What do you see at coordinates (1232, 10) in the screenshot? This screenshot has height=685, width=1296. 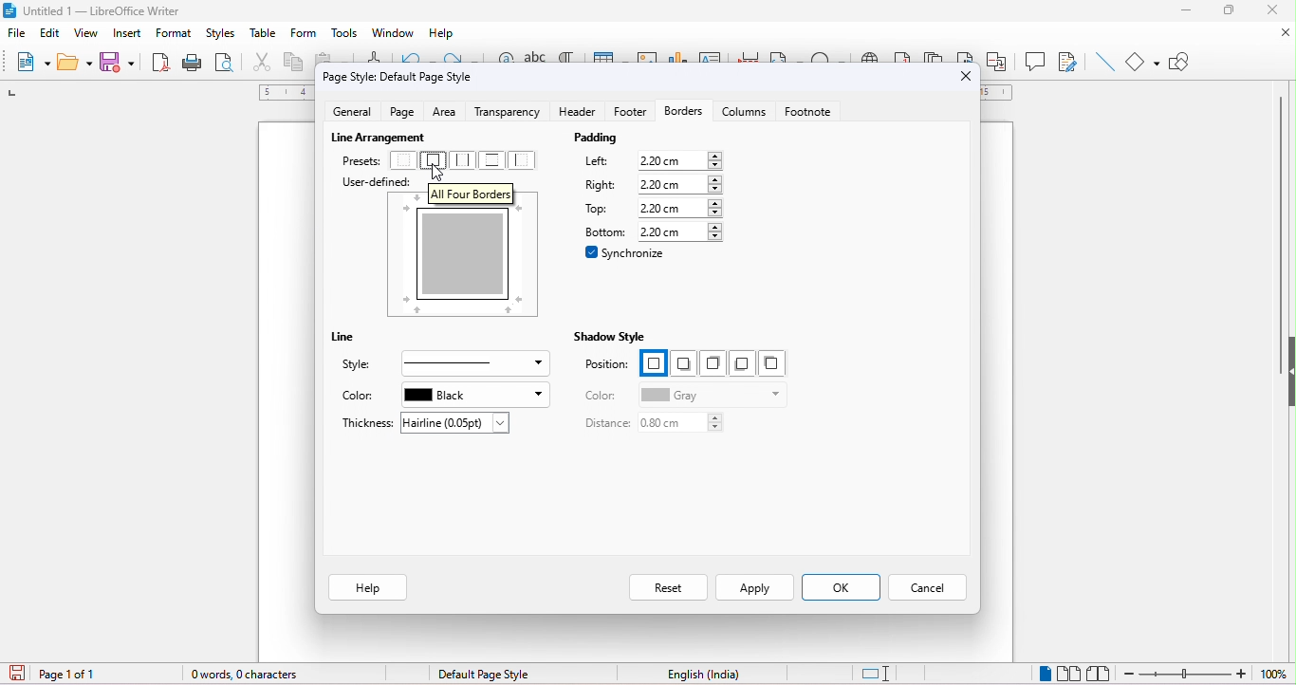 I see `maximize` at bounding box center [1232, 10].